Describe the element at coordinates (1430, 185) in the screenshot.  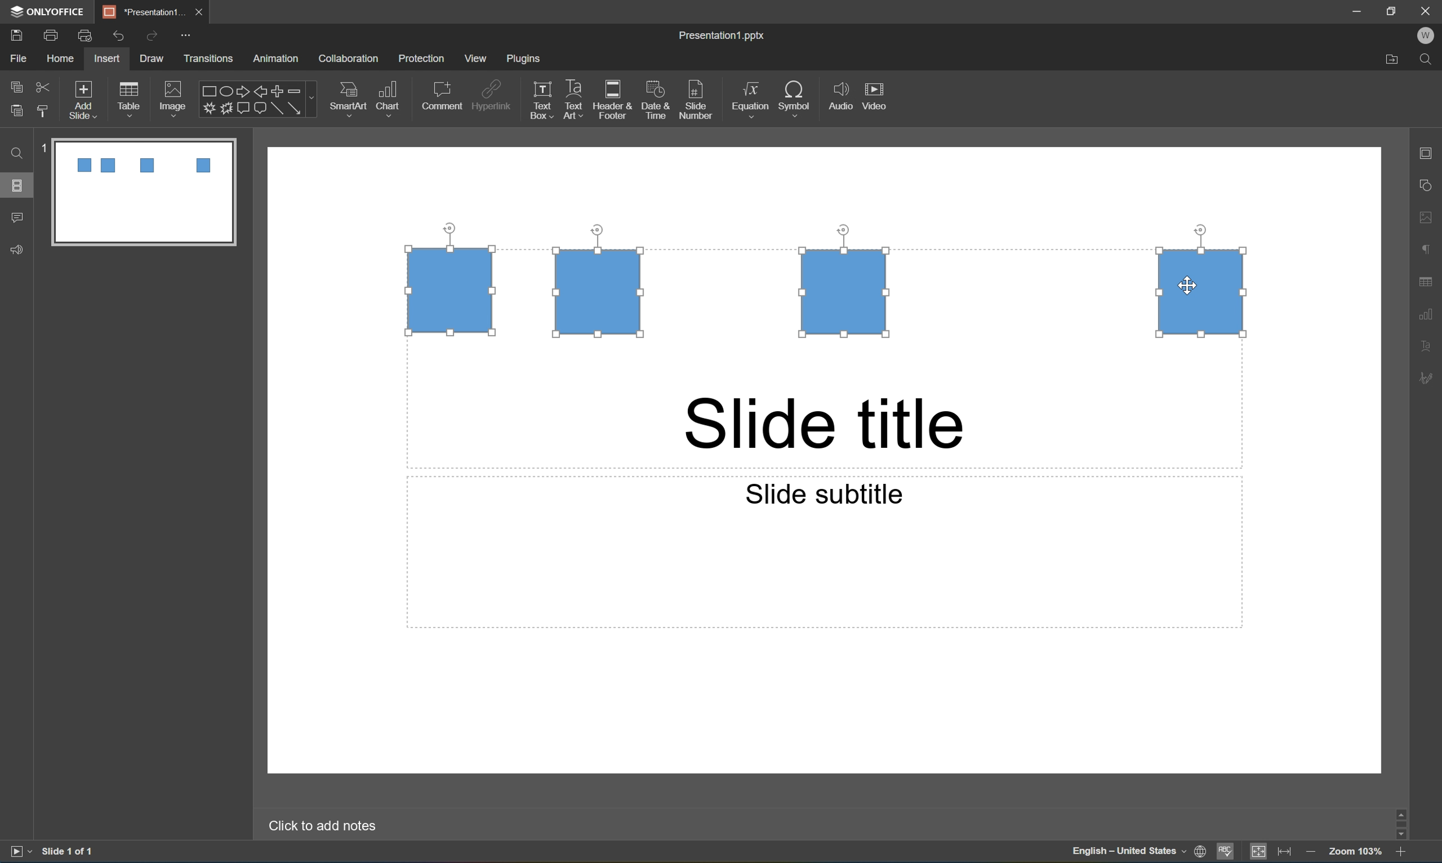
I see `shape settings` at that location.